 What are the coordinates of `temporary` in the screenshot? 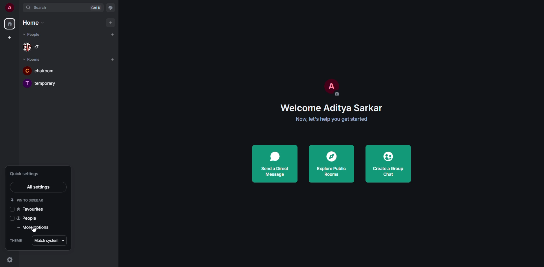 It's located at (40, 82).